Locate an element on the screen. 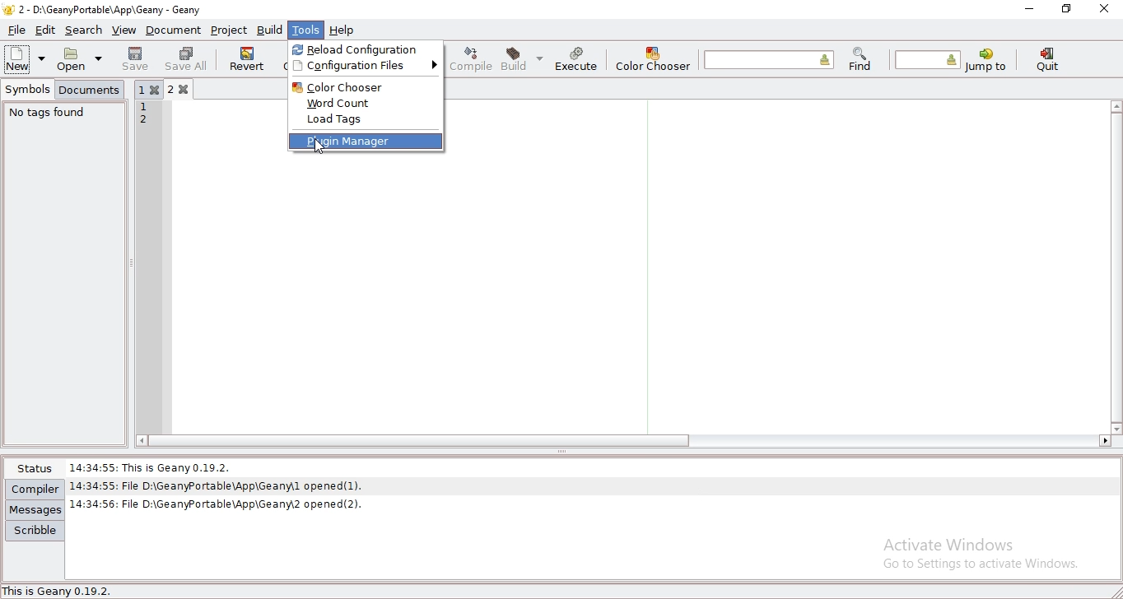 The image size is (1123, 599).  is located at coordinates (146, 89).